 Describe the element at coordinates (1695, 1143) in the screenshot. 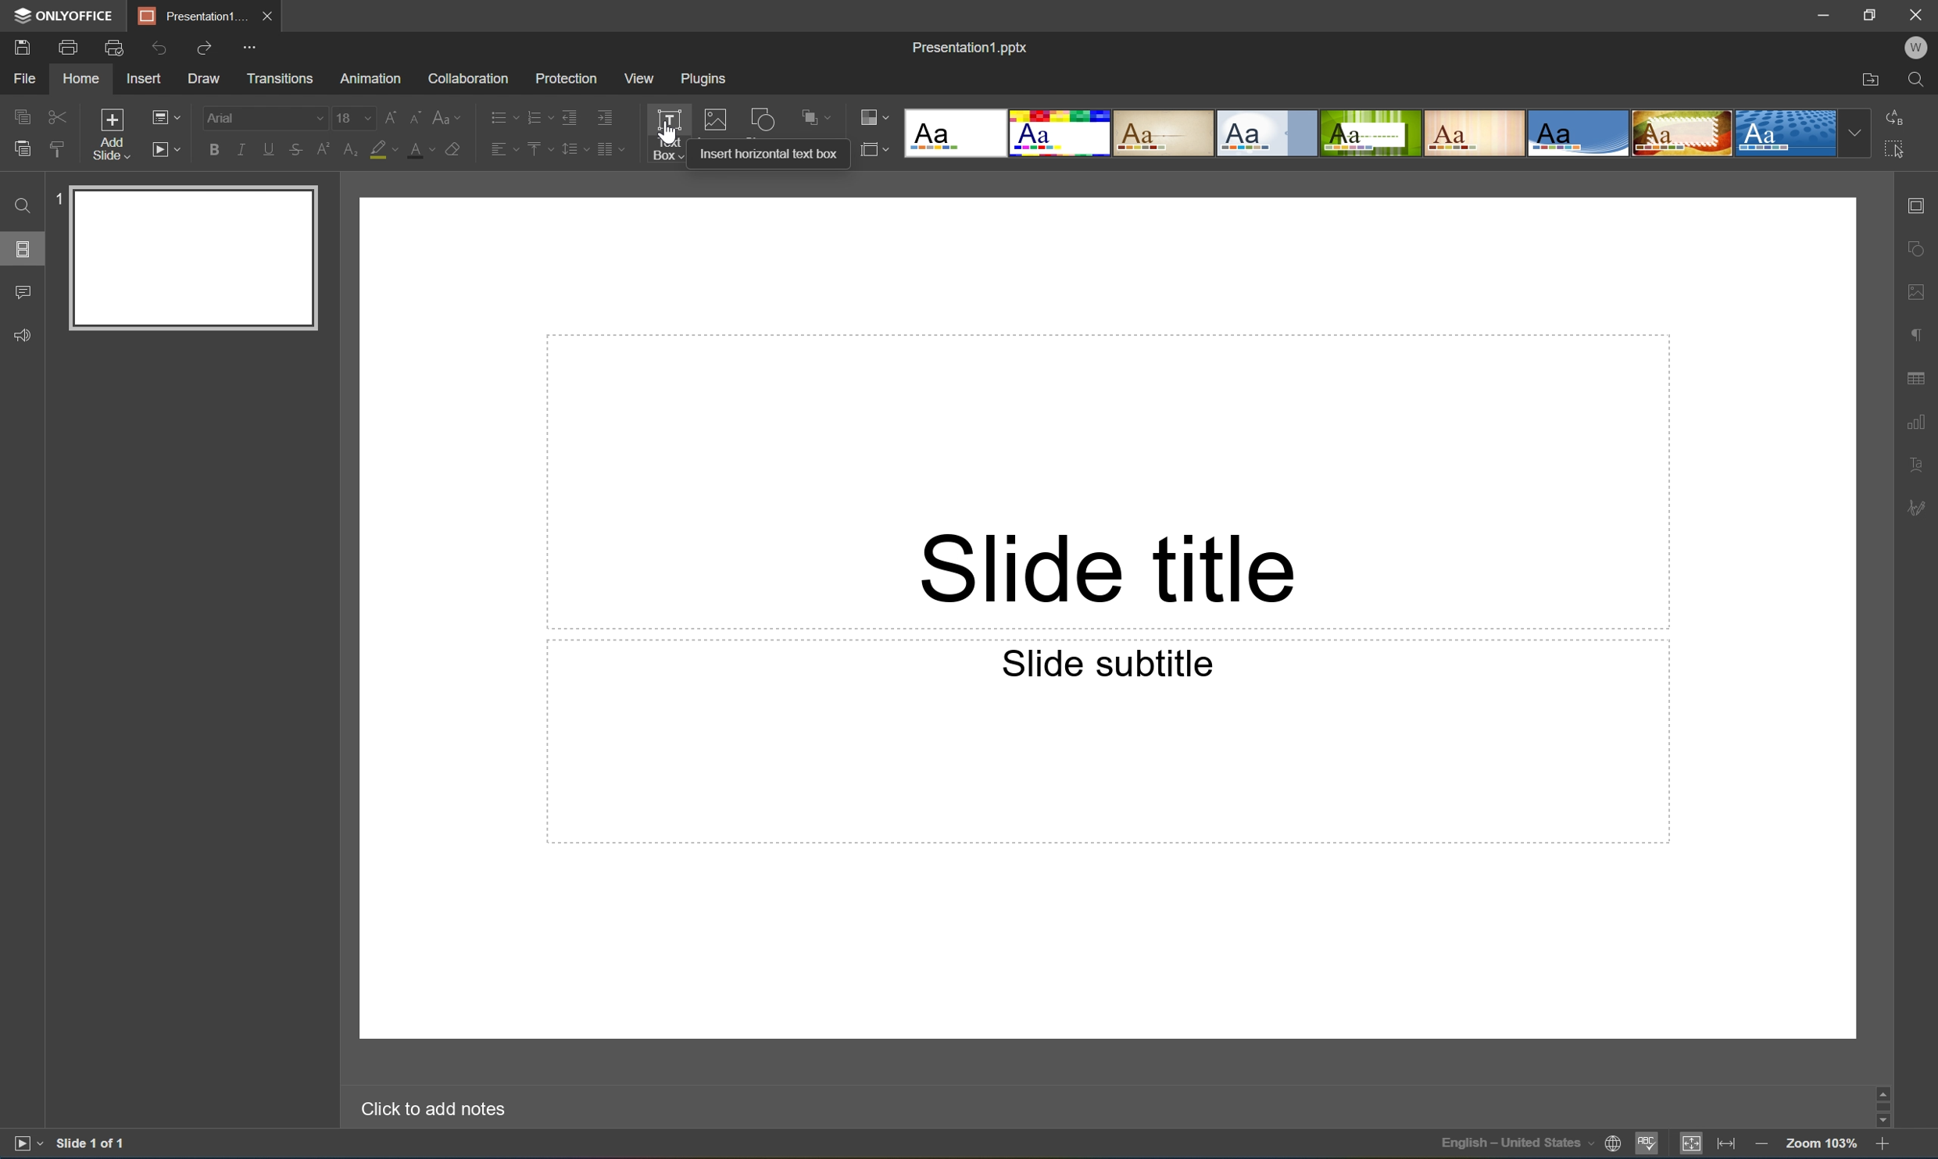

I see `Fit to Slide` at that location.